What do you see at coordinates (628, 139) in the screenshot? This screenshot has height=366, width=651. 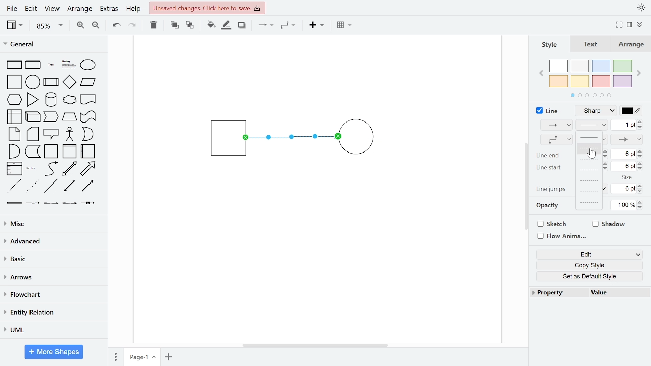 I see `line end` at bounding box center [628, 139].